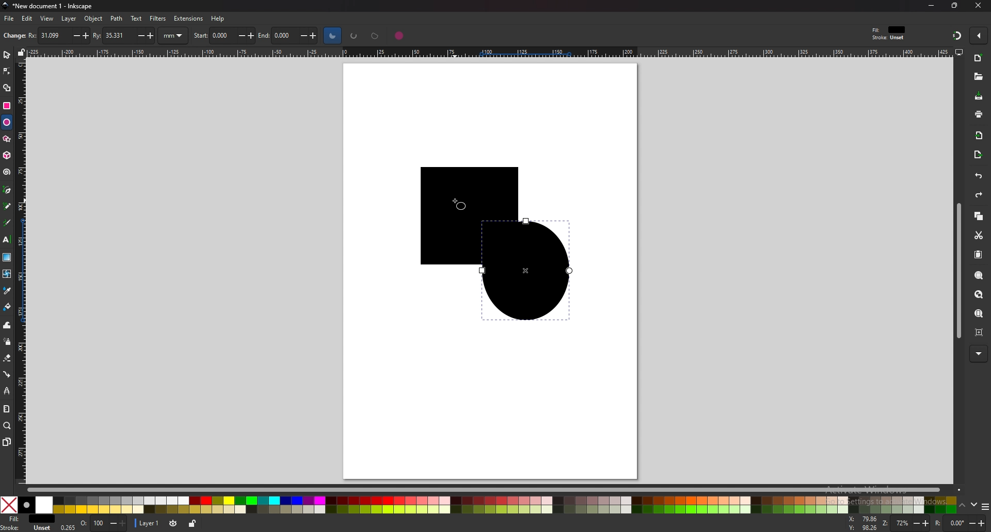 Image resolution: width=991 pixels, height=532 pixels. Describe the element at coordinates (103, 524) in the screenshot. I see `opacity` at that location.